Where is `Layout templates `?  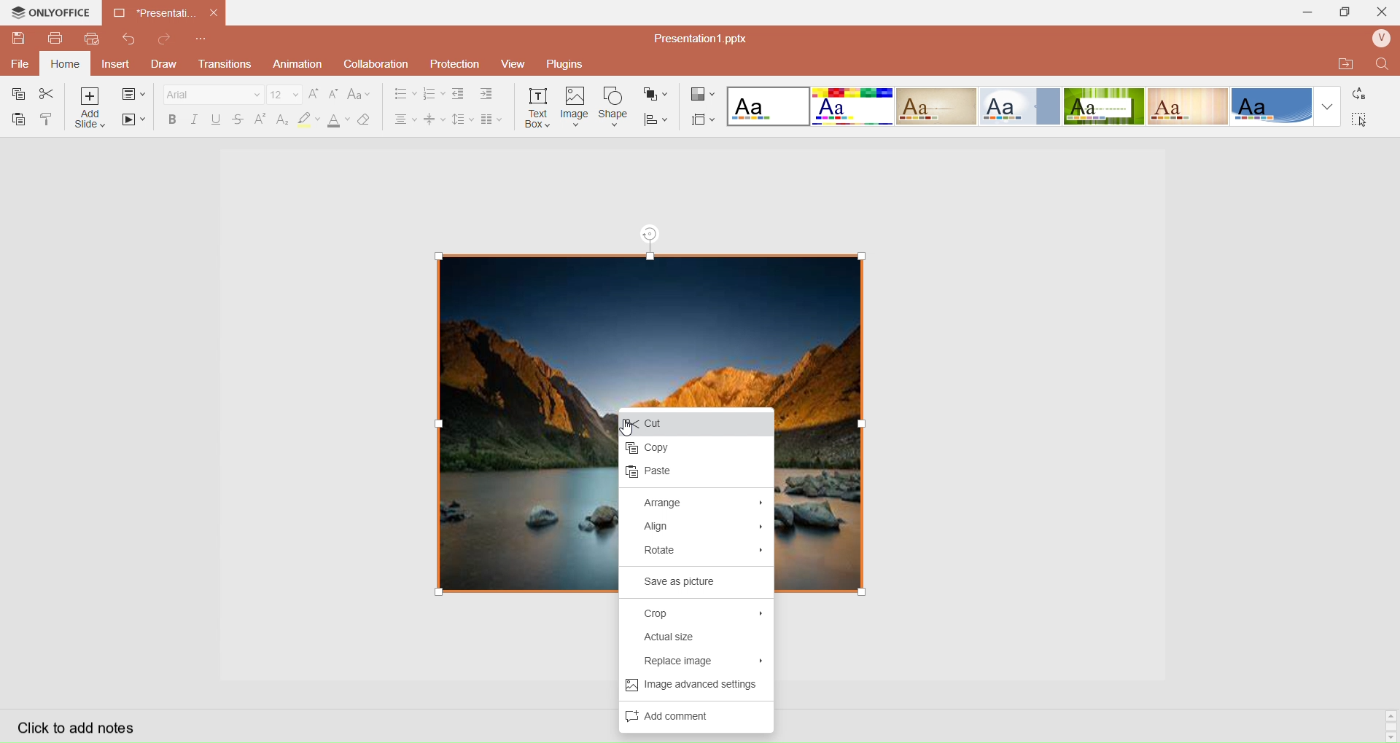
Layout templates  is located at coordinates (1035, 106).